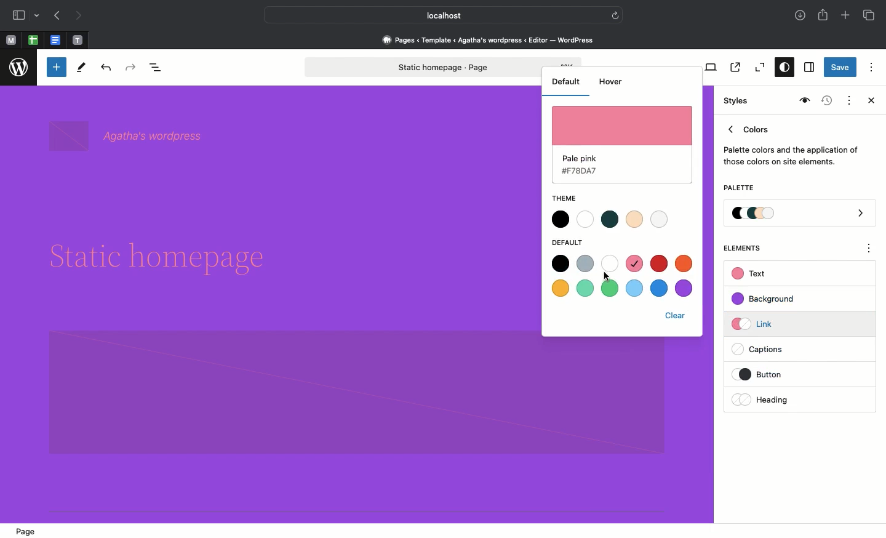 The width and height of the screenshot is (886, 538). What do you see at coordinates (492, 39) in the screenshot?
I see `Pages < Template <Agatha's wordpress < editor - wordpress` at bounding box center [492, 39].